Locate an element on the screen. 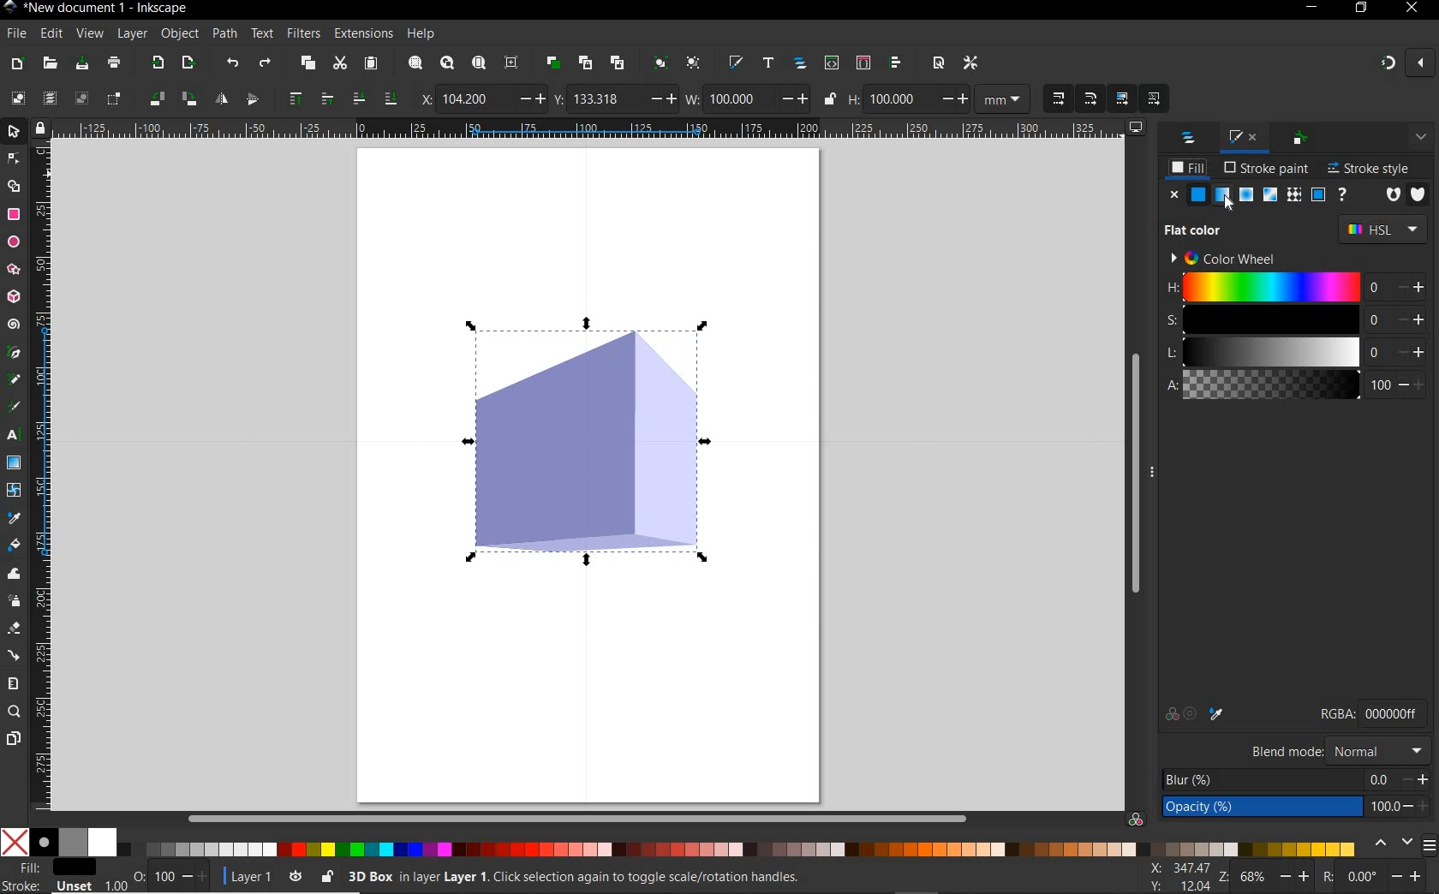 The height and width of the screenshot is (894, 1439). SAVE is located at coordinates (81, 63).